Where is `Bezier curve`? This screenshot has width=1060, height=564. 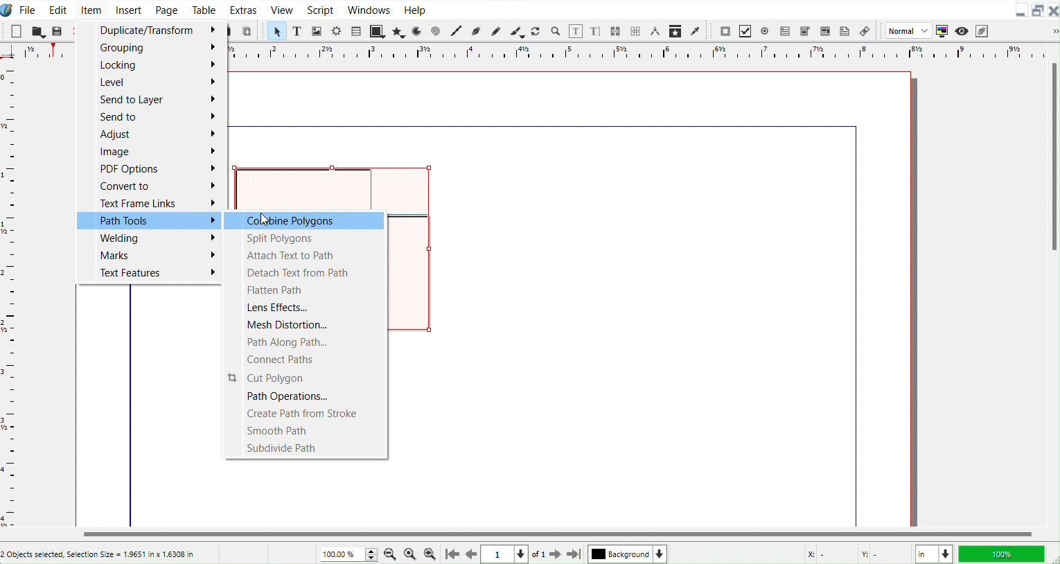
Bezier curve is located at coordinates (477, 32).